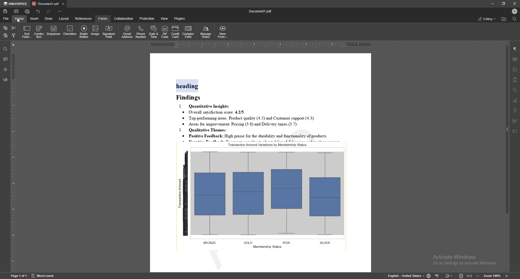 This screenshot has width=520, height=279. What do you see at coordinates (63, 4) in the screenshot?
I see `close tab` at bounding box center [63, 4].